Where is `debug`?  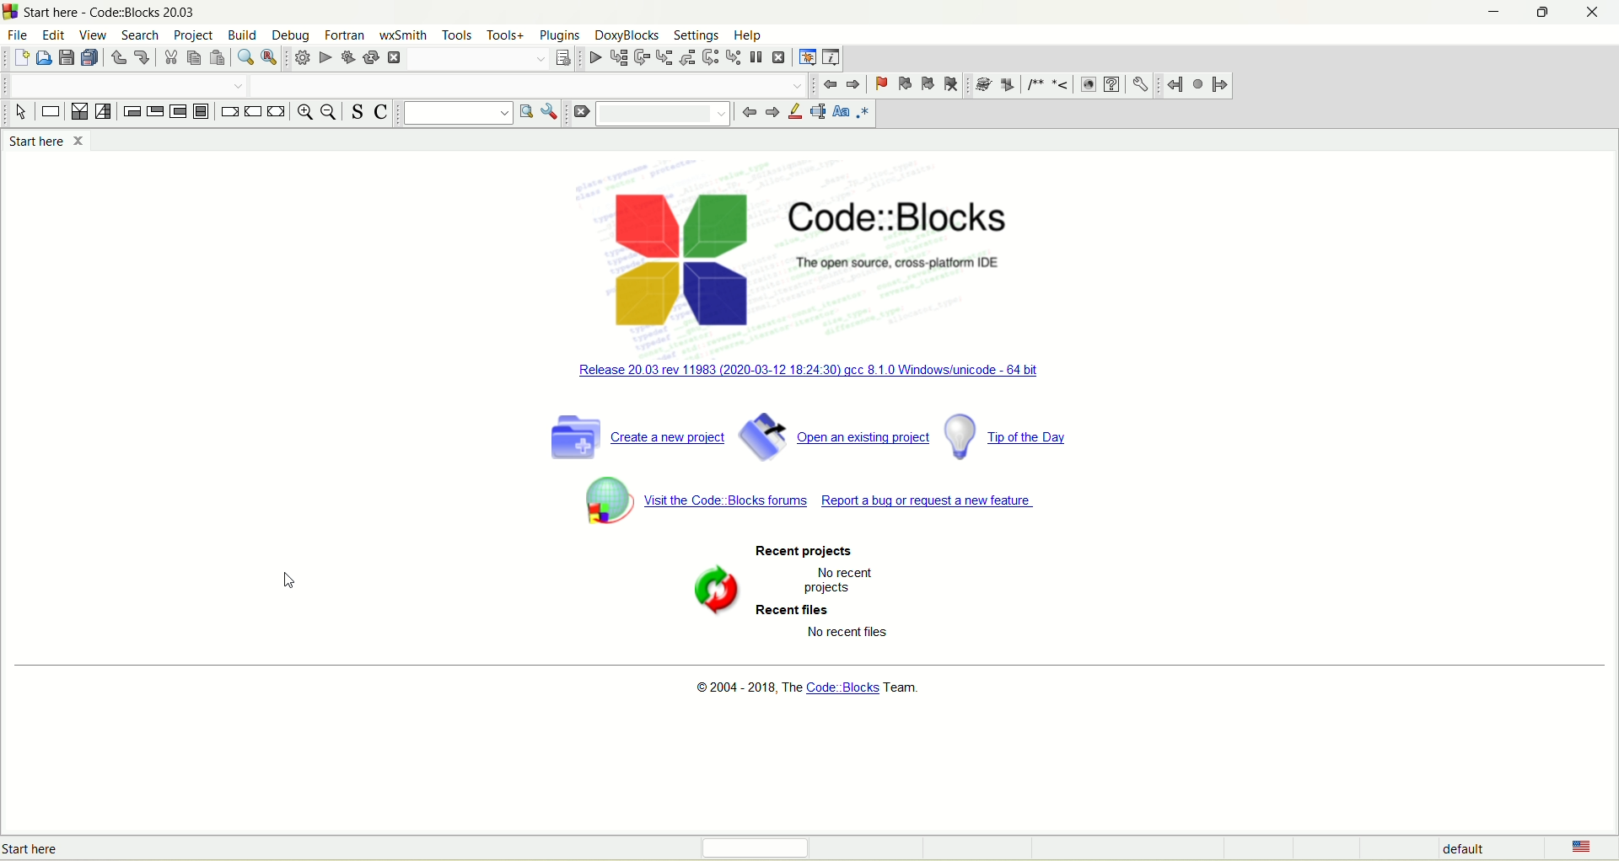
debug is located at coordinates (289, 36).